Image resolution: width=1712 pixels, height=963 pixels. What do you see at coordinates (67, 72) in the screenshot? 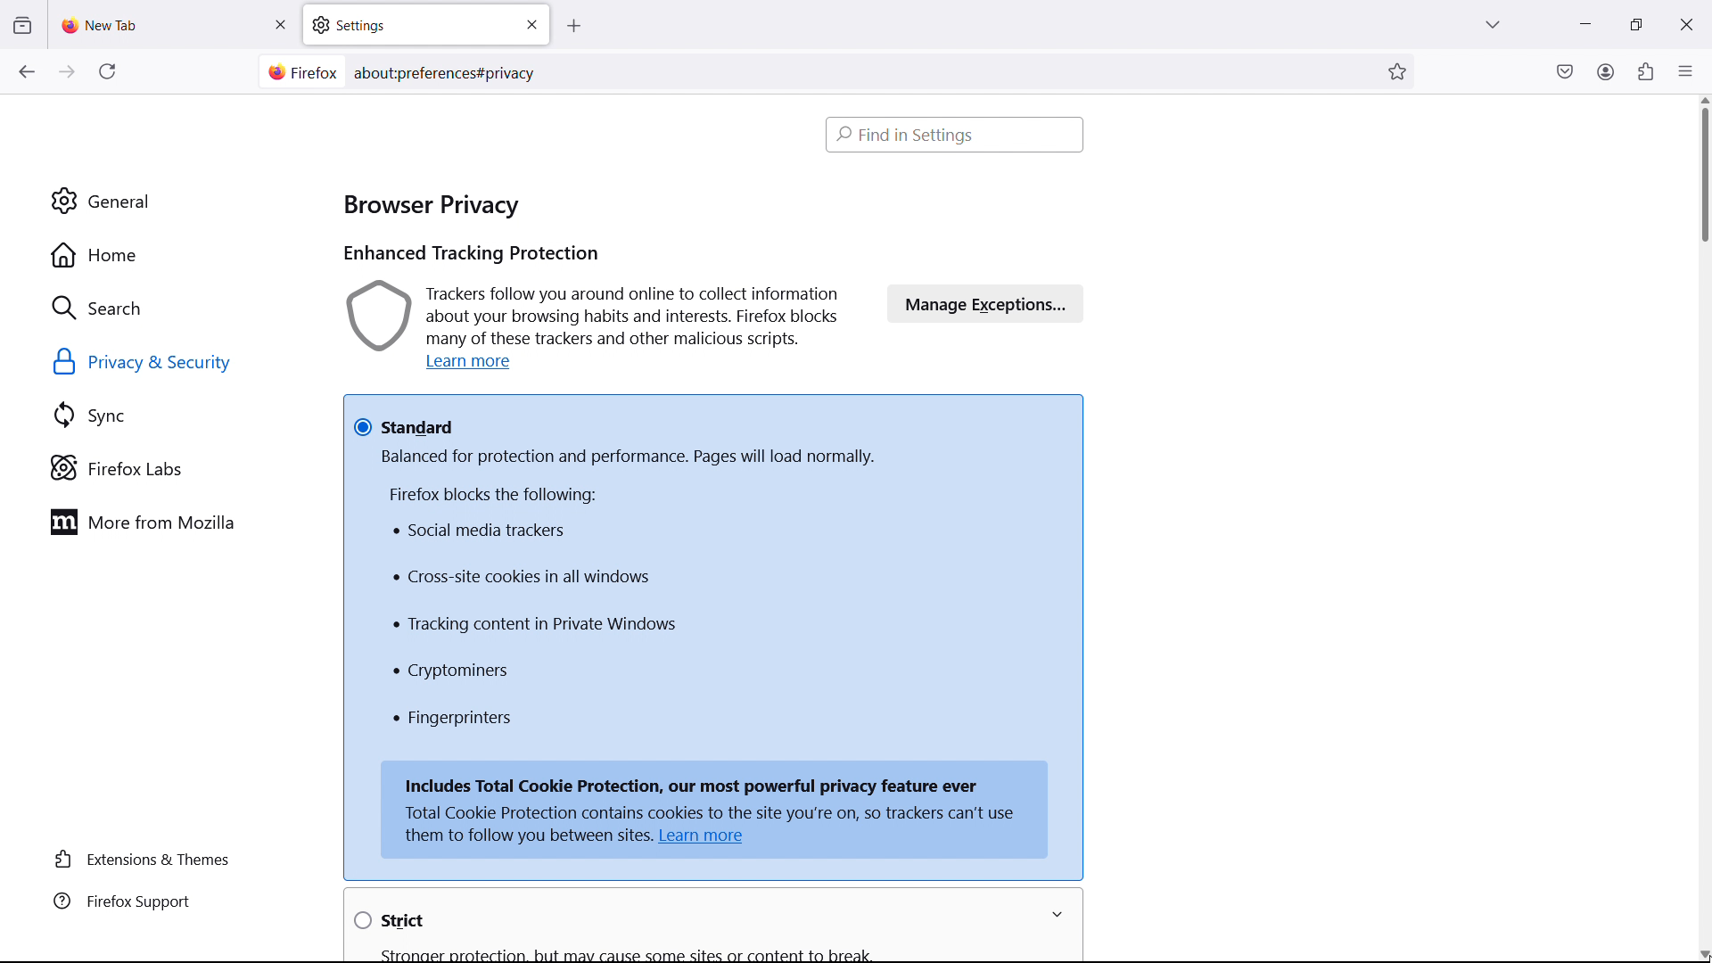
I see `go forward one page, right click or pull down to show history` at bounding box center [67, 72].